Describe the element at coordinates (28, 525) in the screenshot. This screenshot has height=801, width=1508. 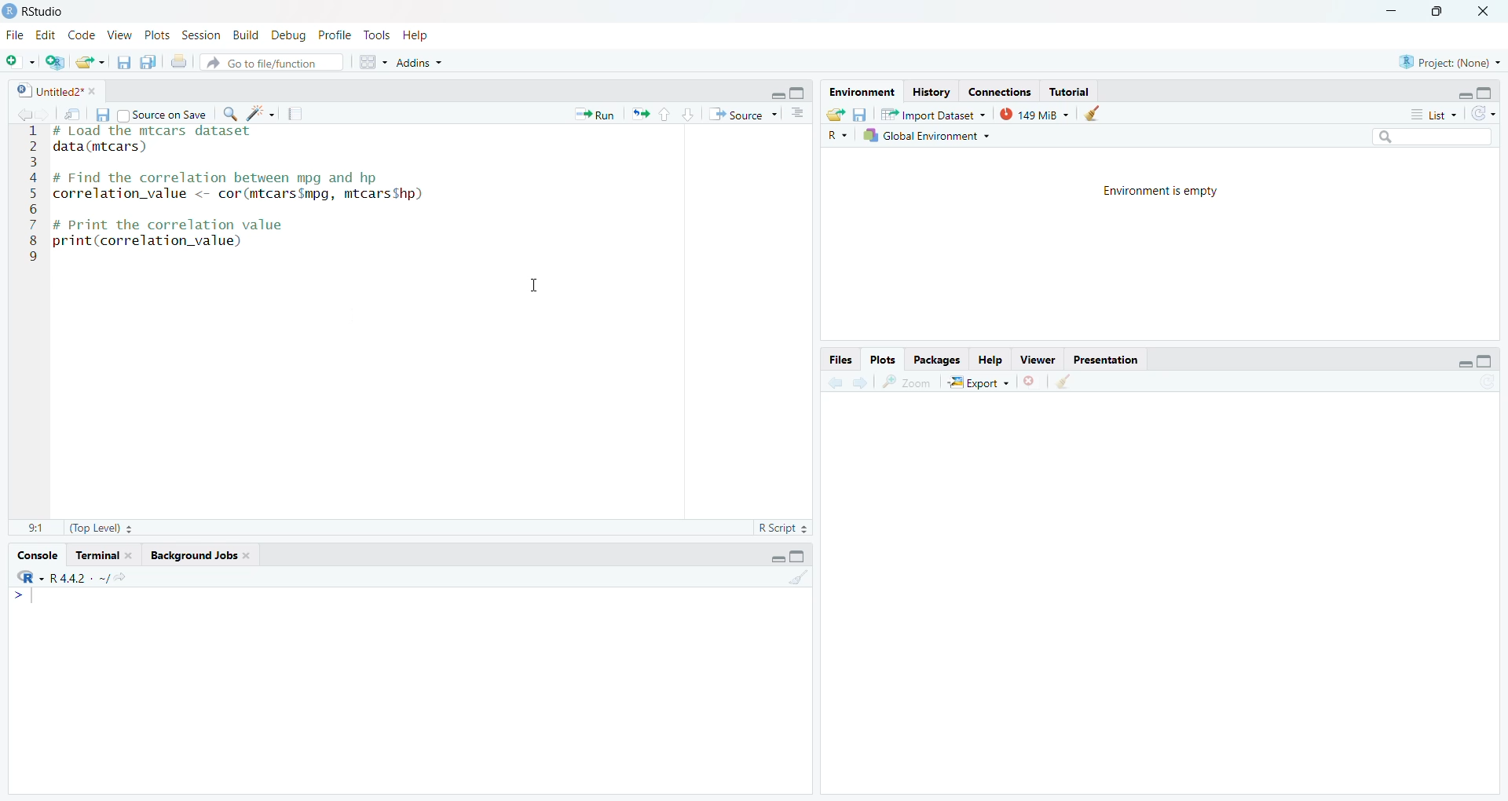
I see `1:1` at that location.